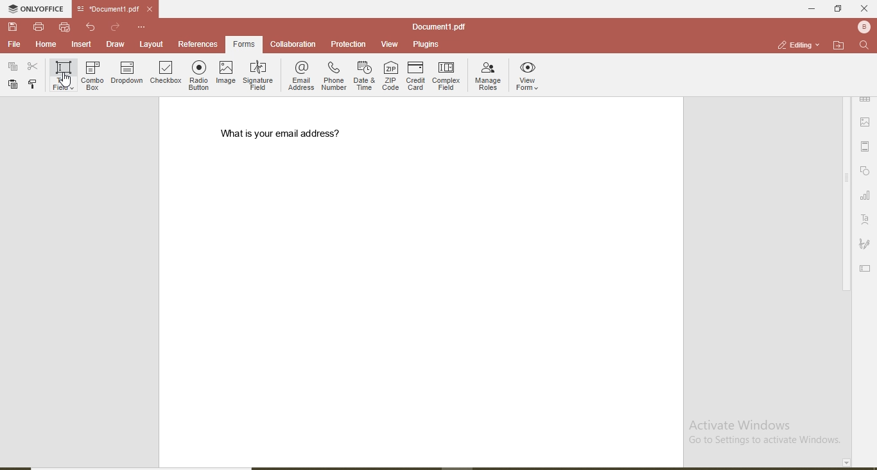 Image resolution: width=877 pixels, height=470 pixels. I want to click on onlyoffice, so click(38, 10).